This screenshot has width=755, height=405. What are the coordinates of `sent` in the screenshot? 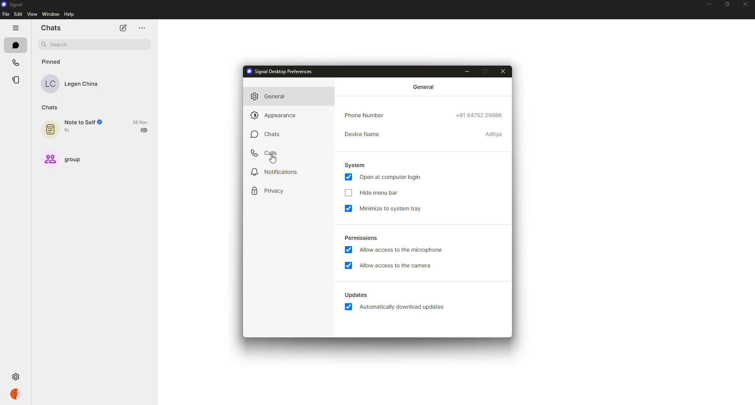 It's located at (144, 130).